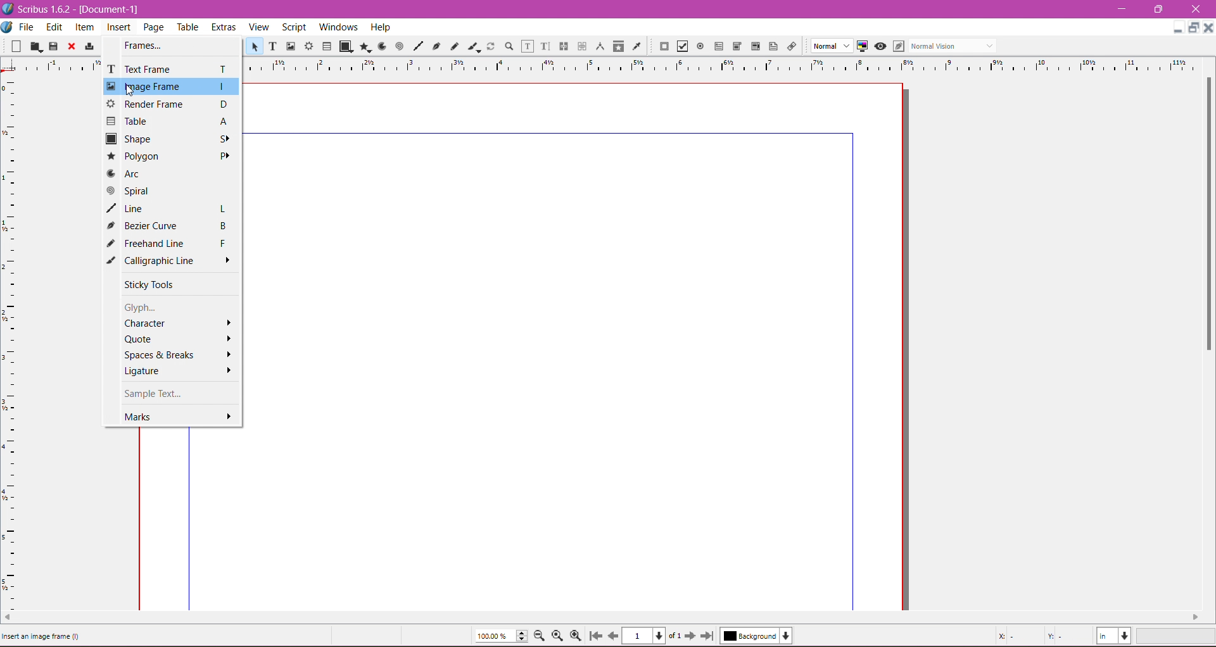 Image resolution: width=1216 pixels, height=647 pixels. What do you see at coordinates (581, 46) in the screenshot?
I see `Unlink Text Frames` at bounding box center [581, 46].